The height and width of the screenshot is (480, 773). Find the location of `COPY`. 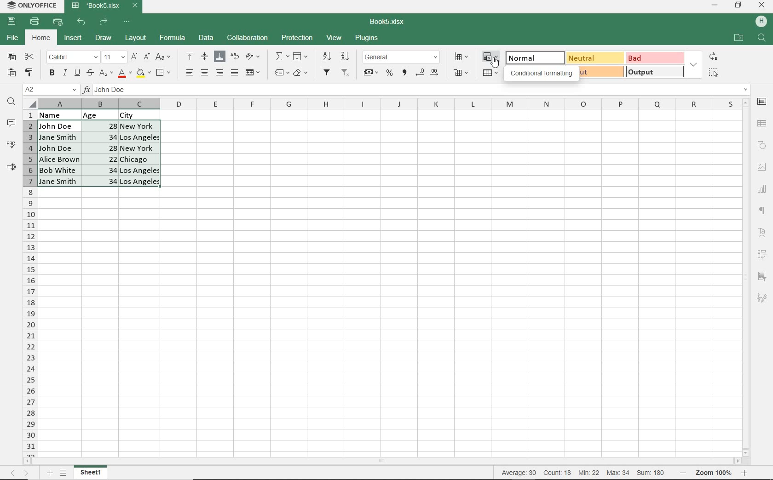

COPY is located at coordinates (12, 57).